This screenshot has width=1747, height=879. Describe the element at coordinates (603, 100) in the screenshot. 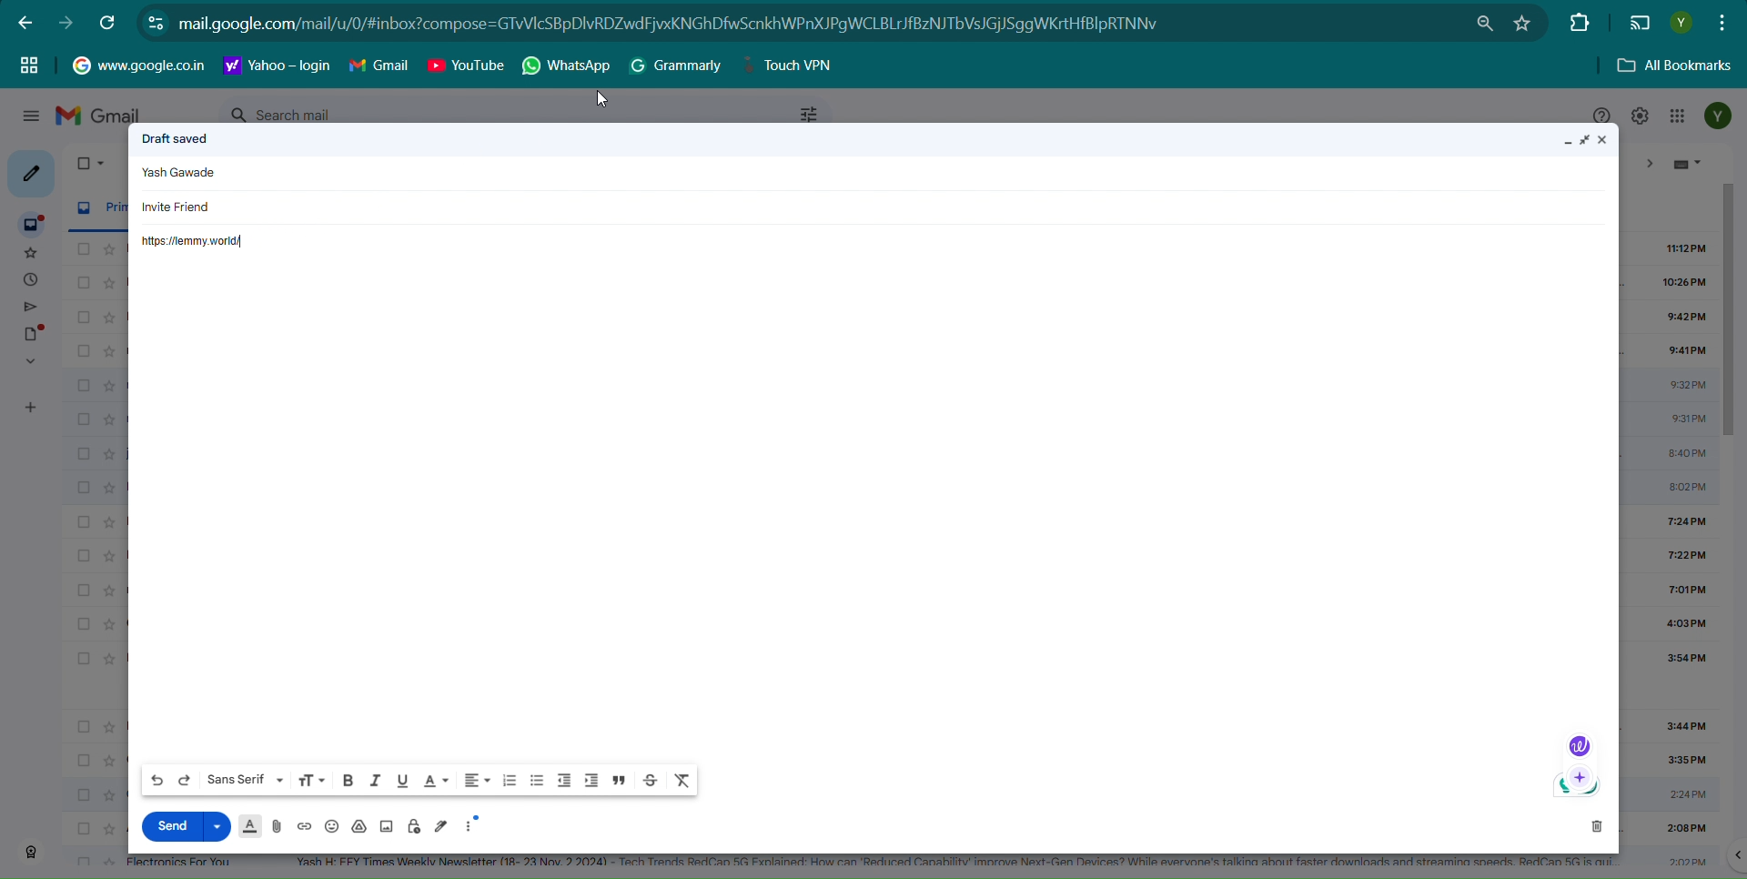

I see `Cursor` at that location.